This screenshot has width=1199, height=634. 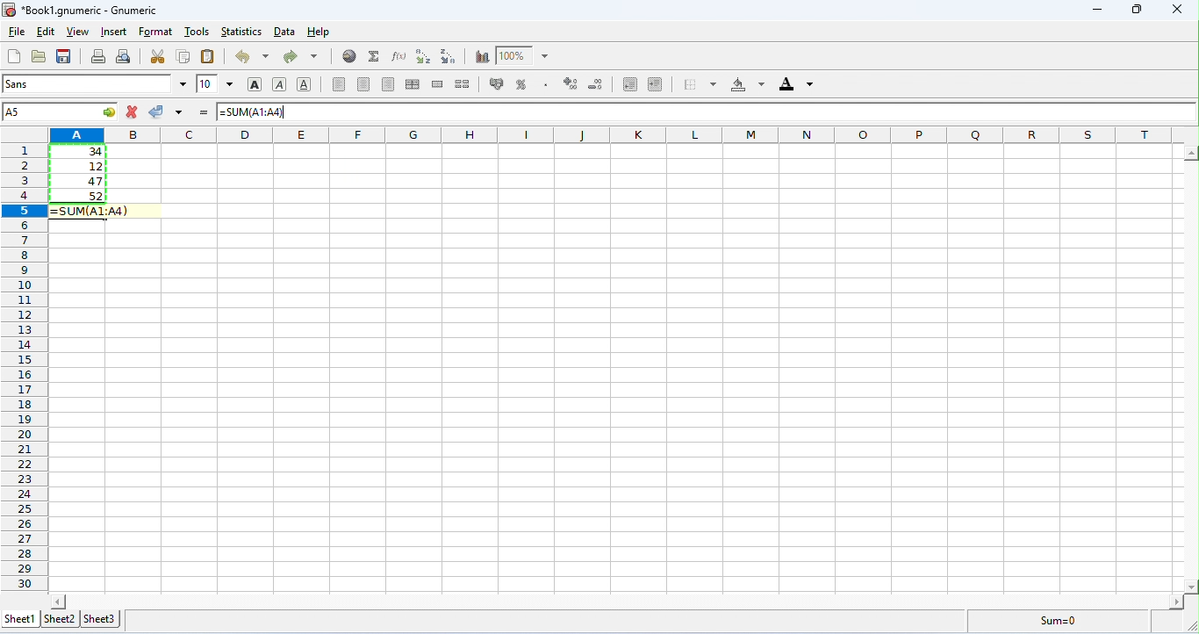 I want to click on paste, so click(x=209, y=56).